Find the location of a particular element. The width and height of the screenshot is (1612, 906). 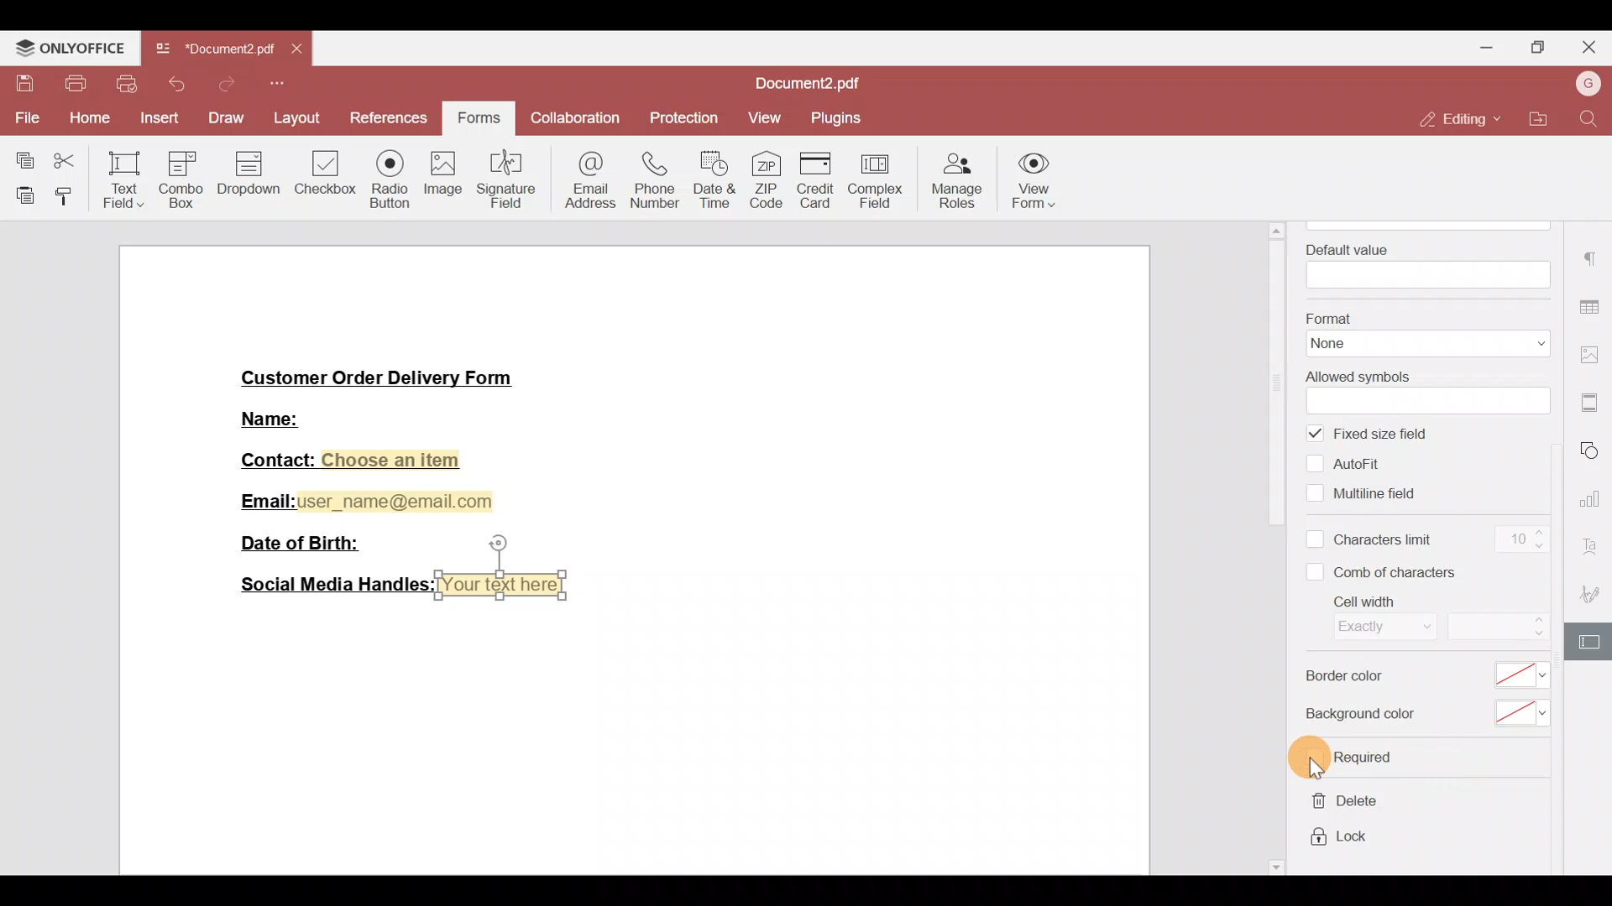

Customize quick access toolbar is located at coordinates (278, 84).